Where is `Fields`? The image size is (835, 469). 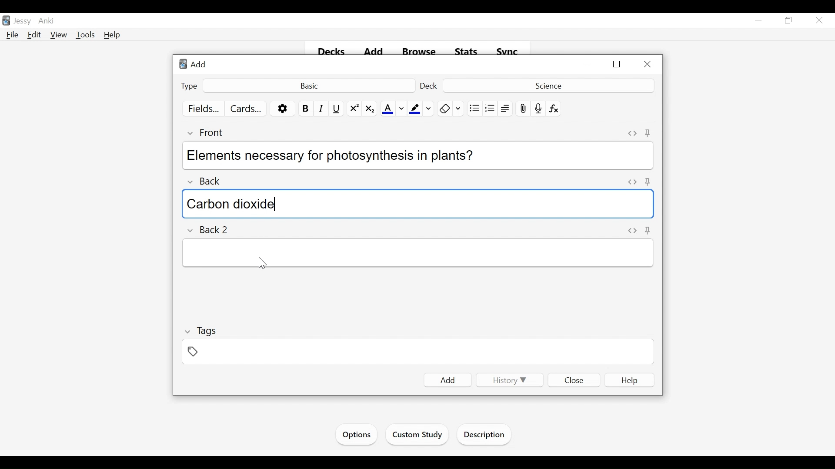 Fields is located at coordinates (204, 109).